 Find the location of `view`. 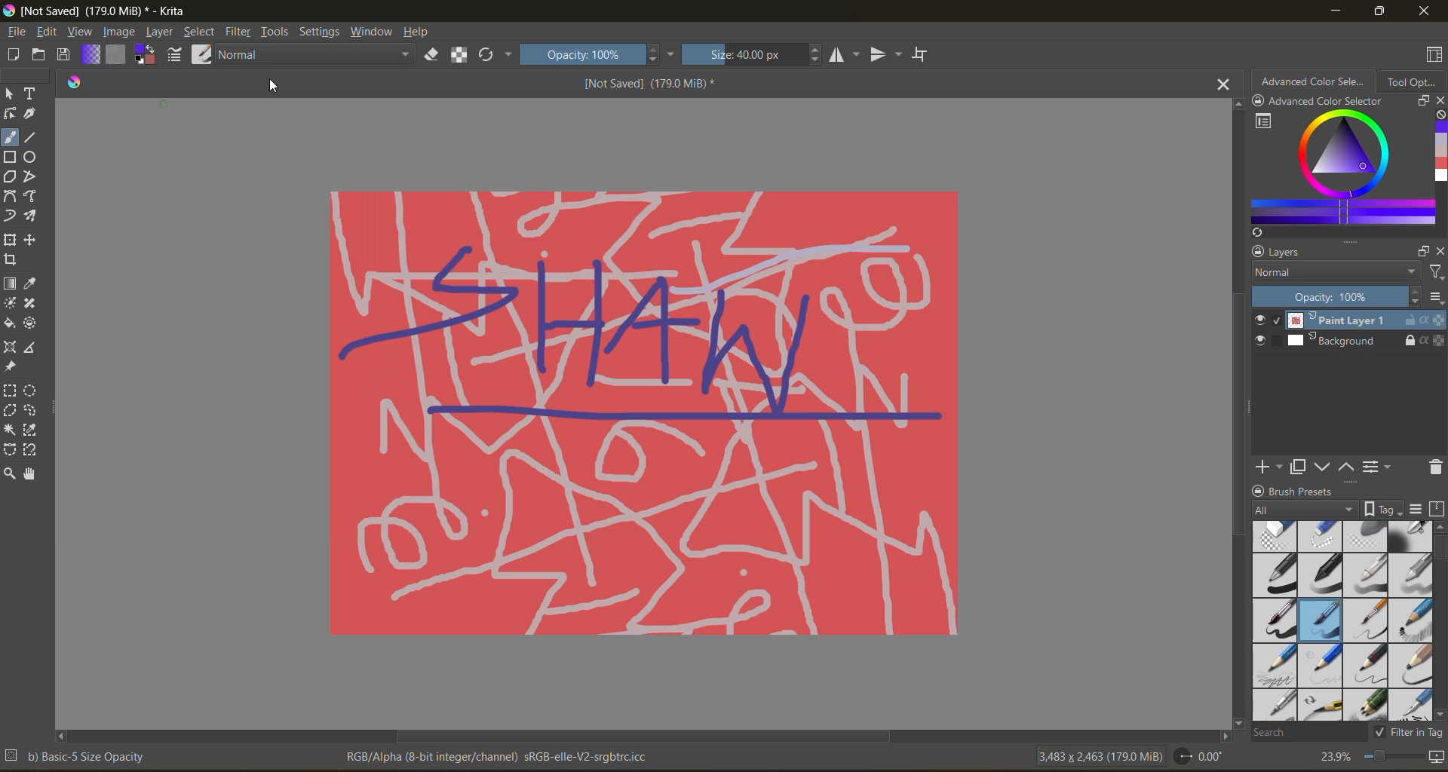

view is located at coordinates (81, 31).